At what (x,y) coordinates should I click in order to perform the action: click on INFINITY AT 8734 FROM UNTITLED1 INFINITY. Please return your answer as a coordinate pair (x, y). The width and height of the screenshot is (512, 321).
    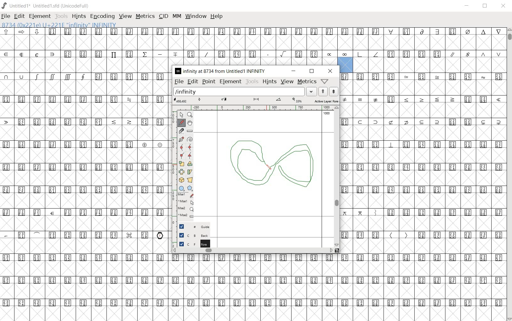
    Looking at the image, I should click on (221, 71).